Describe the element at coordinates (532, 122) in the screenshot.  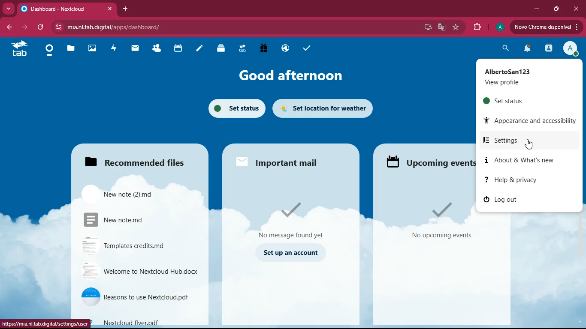
I see `appearance` at that location.